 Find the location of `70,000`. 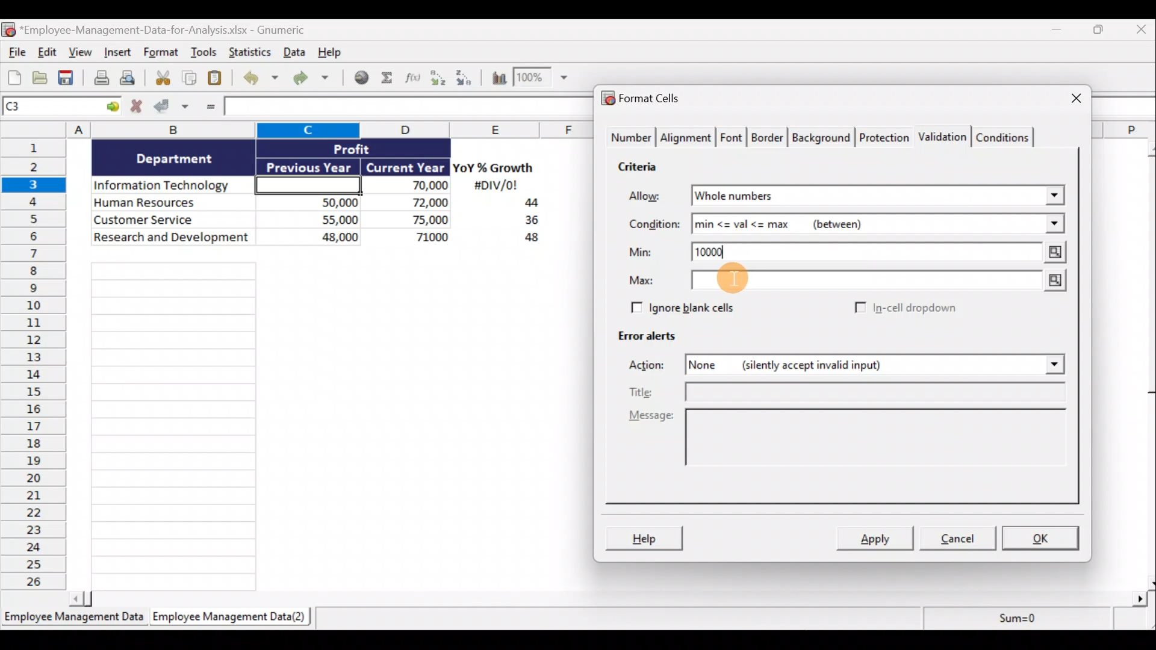

70,000 is located at coordinates (412, 186).